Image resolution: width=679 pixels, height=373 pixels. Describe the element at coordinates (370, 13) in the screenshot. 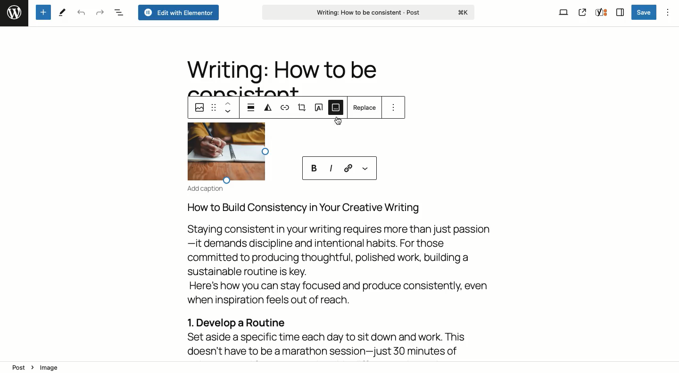

I see `Writing: How to be consistent - Post ` at that location.